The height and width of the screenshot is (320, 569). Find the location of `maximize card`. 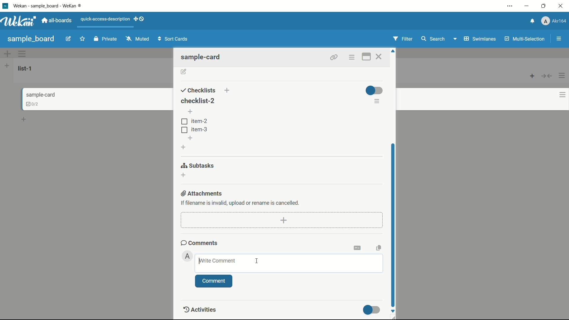

maximize card is located at coordinates (366, 57).